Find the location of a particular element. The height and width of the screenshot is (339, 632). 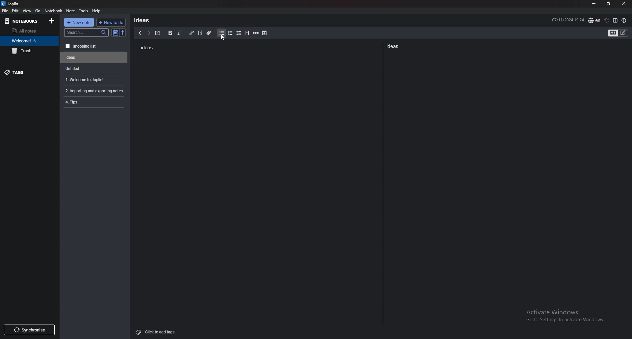

cursor is located at coordinates (224, 39).